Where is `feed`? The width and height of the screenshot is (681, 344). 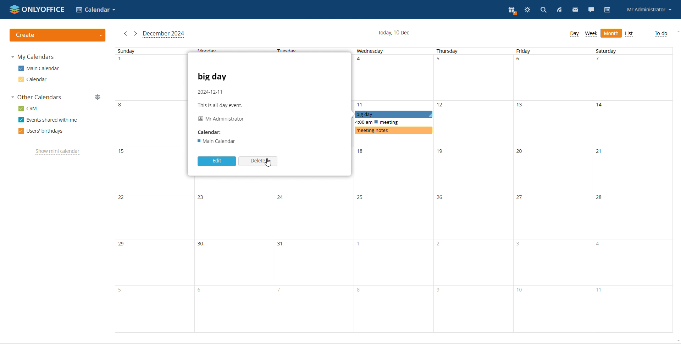 feed is located at coordinates (559, 10).